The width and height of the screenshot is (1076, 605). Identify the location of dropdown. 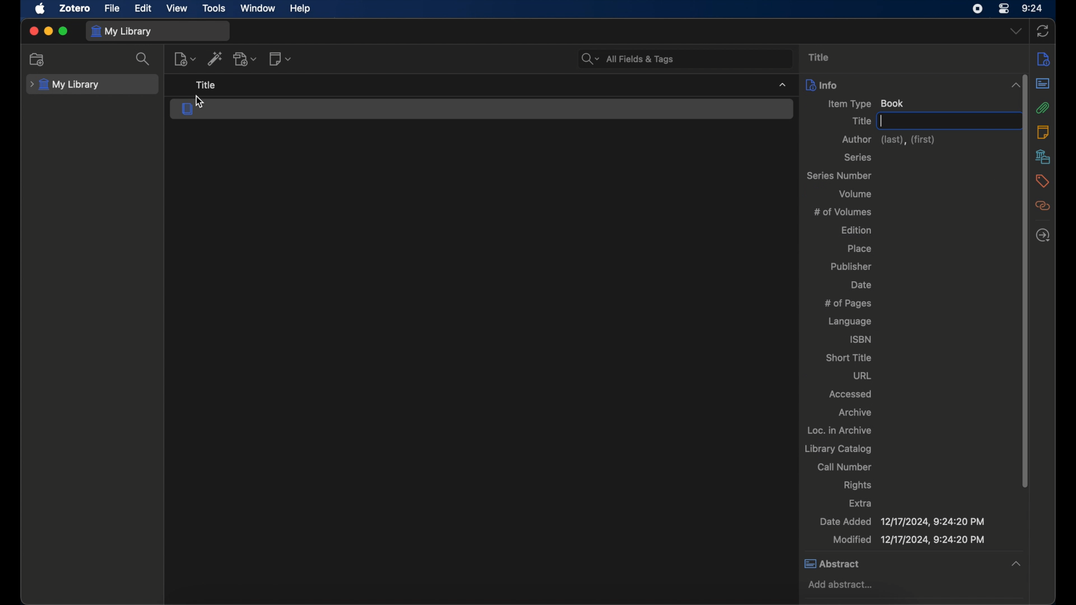
(1017, 565).